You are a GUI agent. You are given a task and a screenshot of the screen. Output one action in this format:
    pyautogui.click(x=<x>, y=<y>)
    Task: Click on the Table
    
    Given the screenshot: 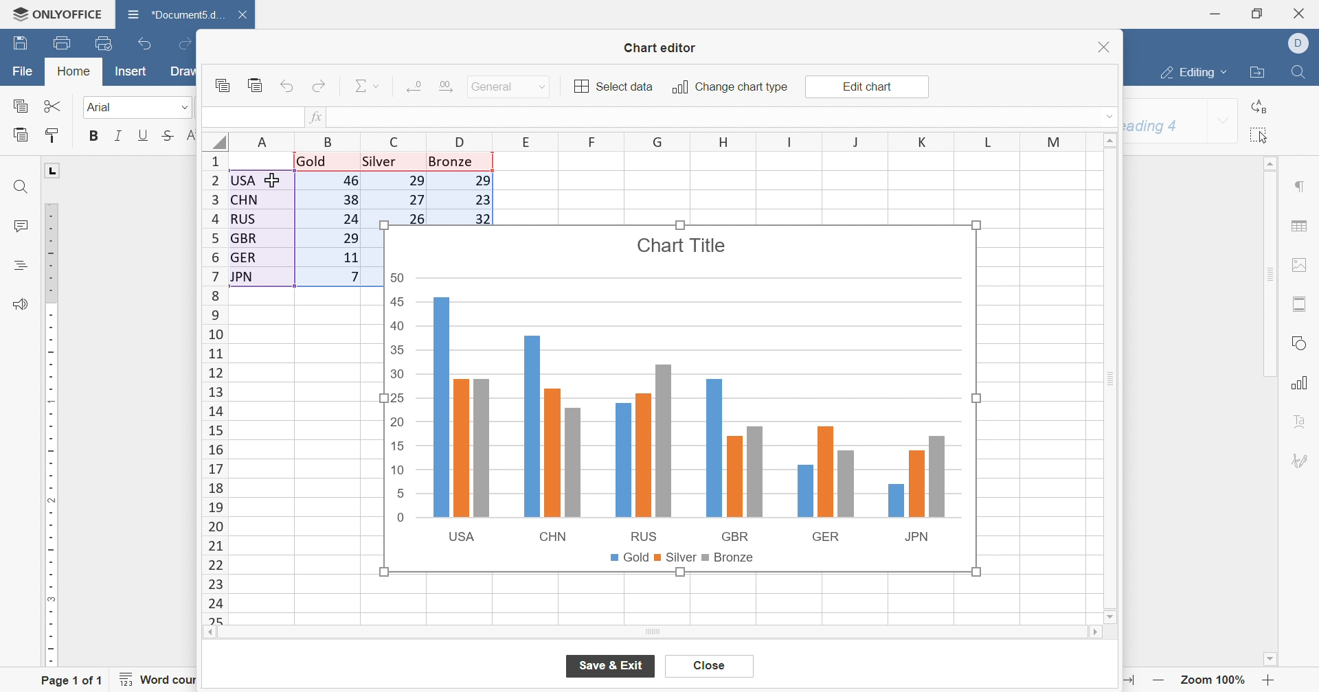 What is the action you would take?
    pyautogui.click(x=304, y=218)
    